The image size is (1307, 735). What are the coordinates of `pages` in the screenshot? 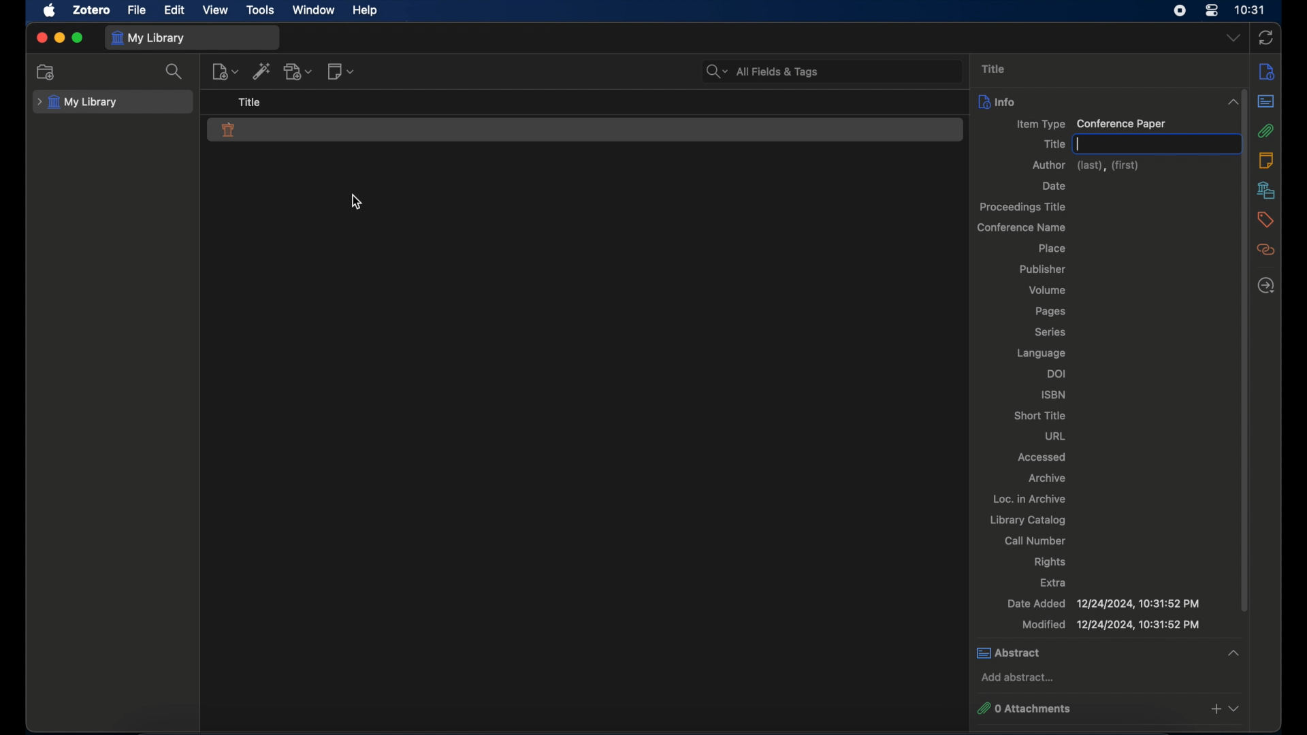 It's located at (1050, 312).